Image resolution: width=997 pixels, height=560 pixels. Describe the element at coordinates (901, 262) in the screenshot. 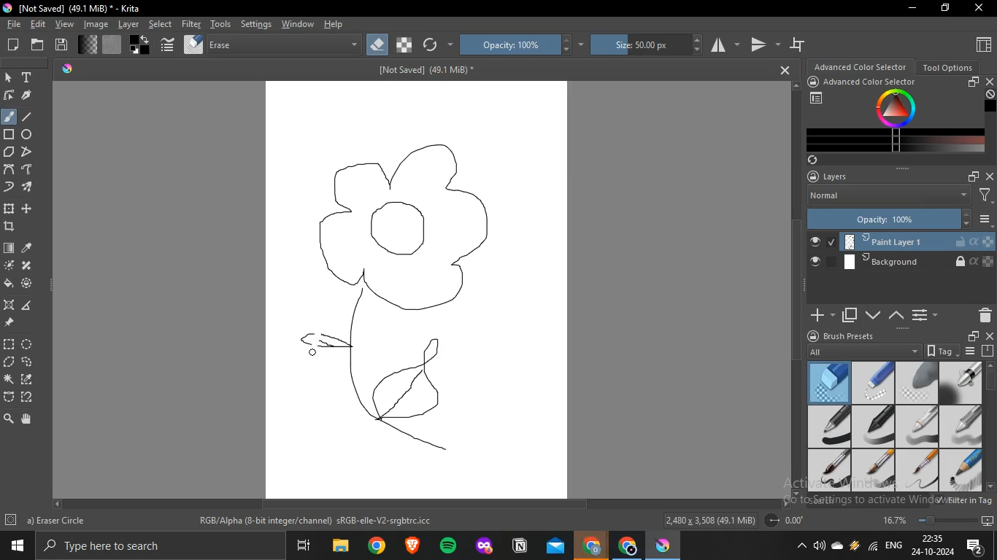

I see `Background` at that location.